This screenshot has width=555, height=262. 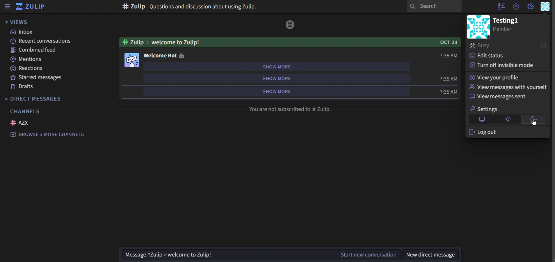 I want to click on Message #Zulip>welcome to Zulip, so click(x=190, y=255).